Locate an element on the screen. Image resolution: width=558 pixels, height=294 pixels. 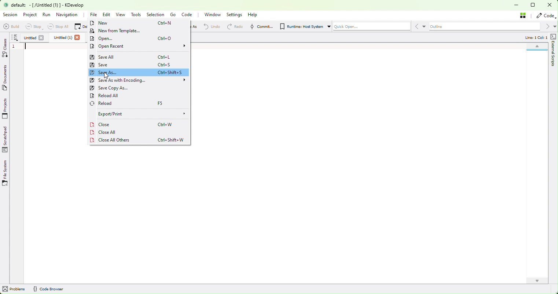
Documents is located at coordinates (6, 79).